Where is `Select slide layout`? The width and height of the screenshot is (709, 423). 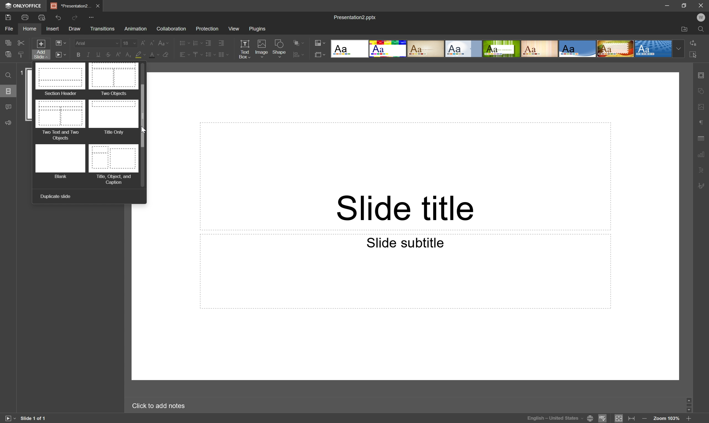 Select slide layout is located at coordinates (320, 54).